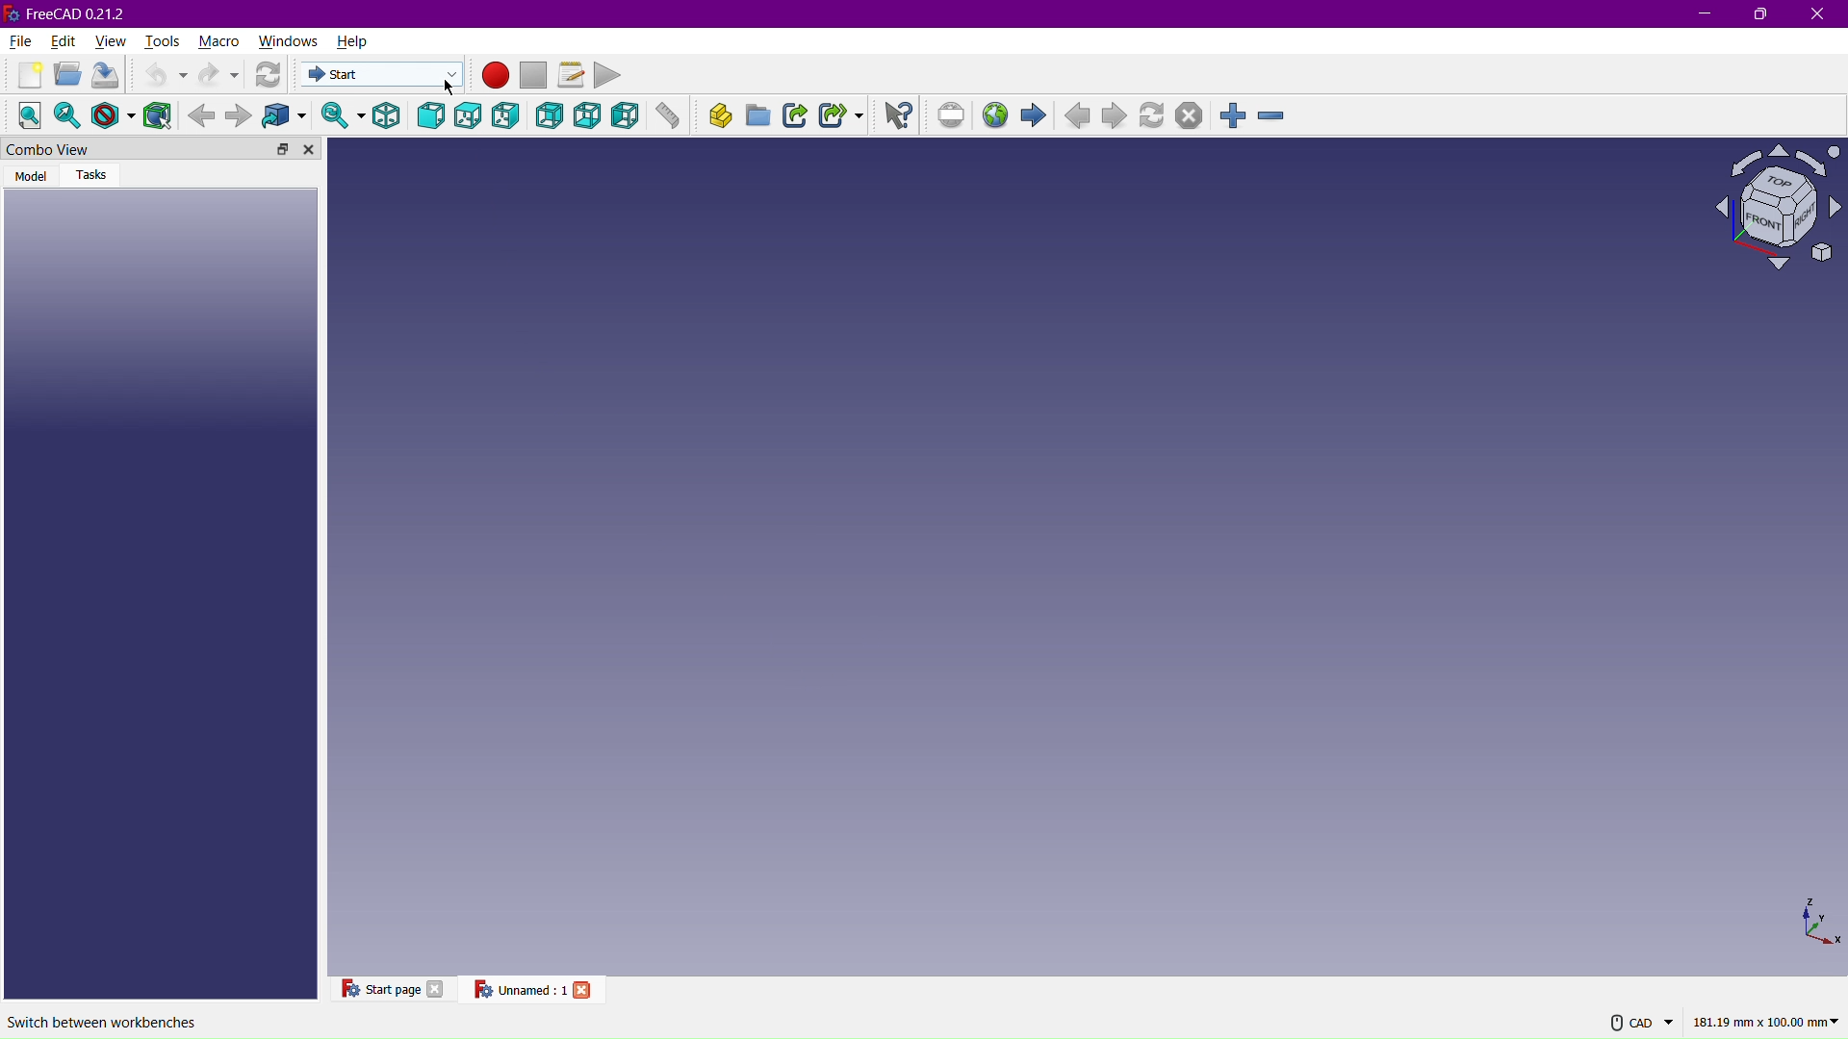  What do you see at coordinates (1076, 118) in the screenshot?
I see `Previous Page` at bounding box center [1076, 118].